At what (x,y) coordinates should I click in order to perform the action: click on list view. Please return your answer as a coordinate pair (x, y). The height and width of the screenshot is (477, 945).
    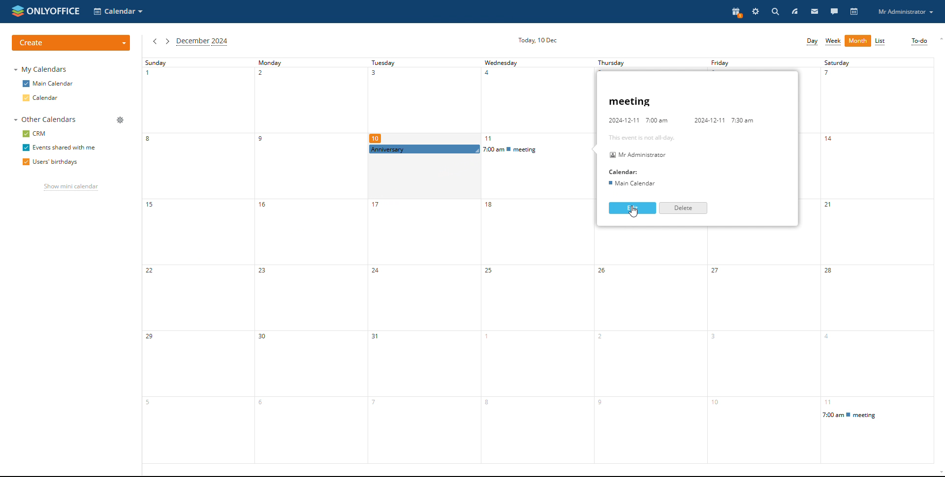
    Looking at the image, I should click on (880, 41).